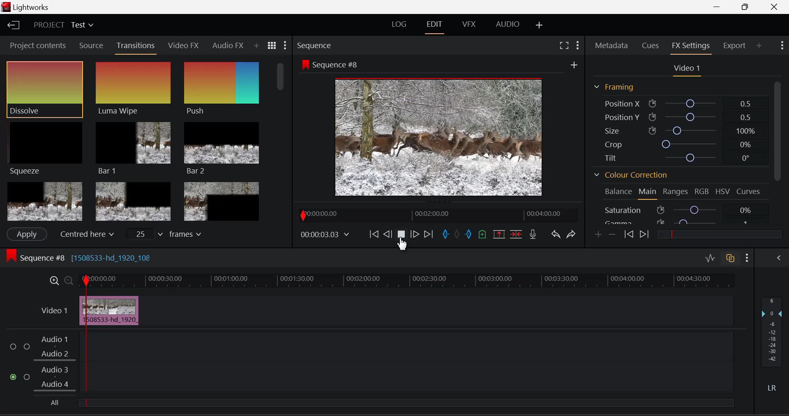 The height and width of the screenshot is (416, 789). Describe the element at coordinates (628, 234) in the screenshot. I see `Previous keyframe` at that location.